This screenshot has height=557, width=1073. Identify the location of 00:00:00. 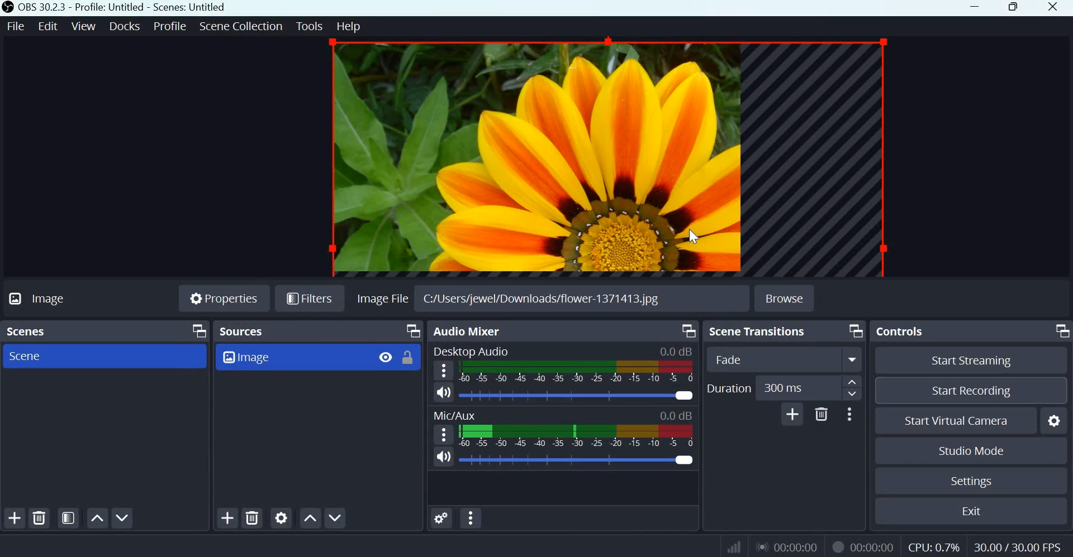
(790, 547).